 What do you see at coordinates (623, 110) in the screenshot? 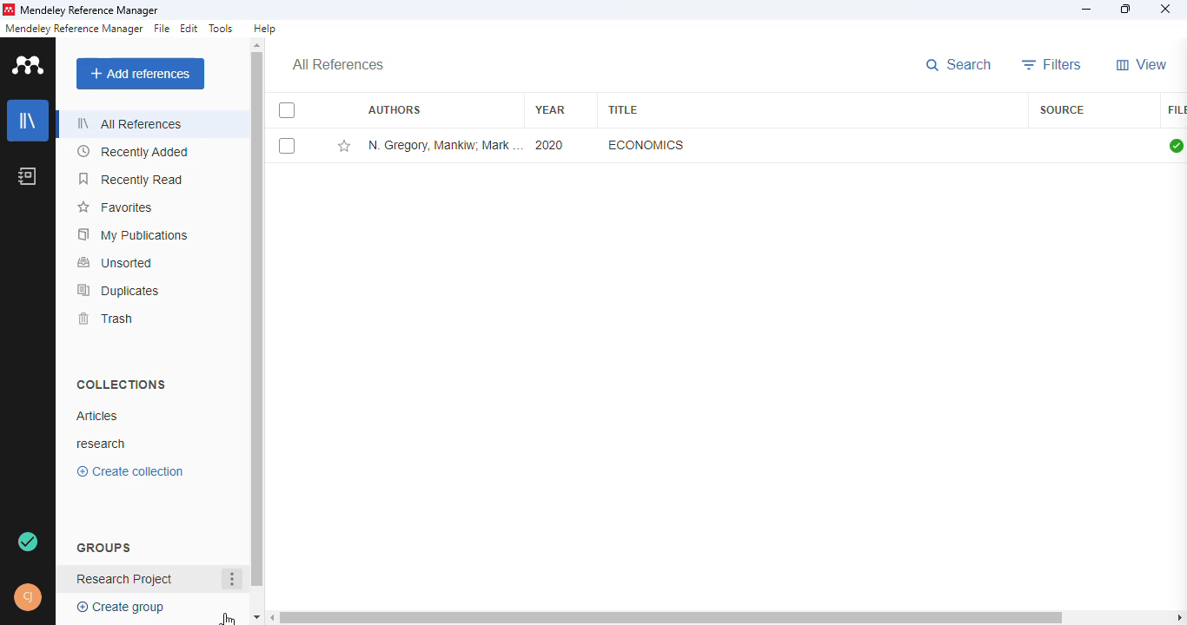
I see `title` at bounding box center [623, 110].